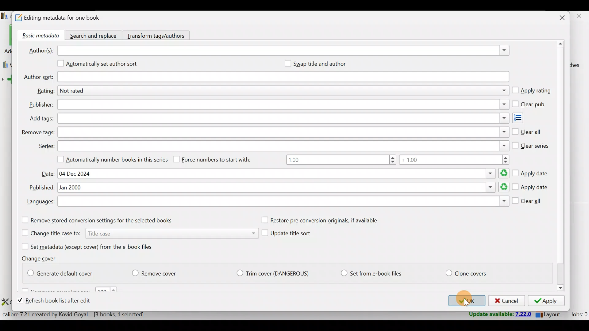 This screenshot has height=331, width=589. I want to click on Apply rating, so click(531, 91).